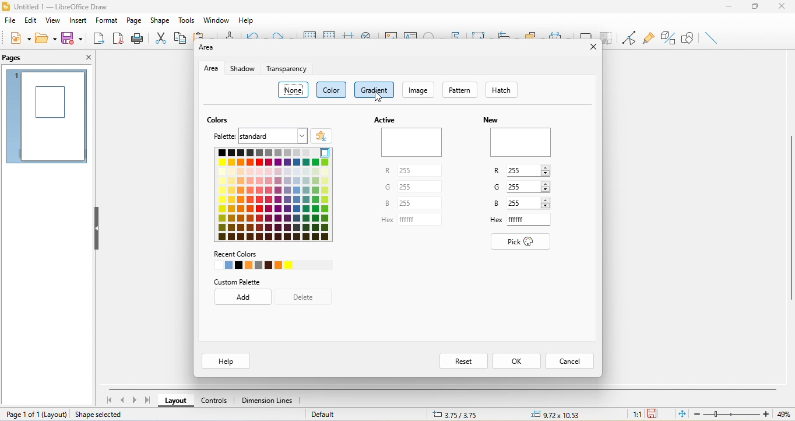 This screenshot has width=795, height=421. Describe the element at coordinates (101, 415) in the screenshot. I see `shape selected` at that location.